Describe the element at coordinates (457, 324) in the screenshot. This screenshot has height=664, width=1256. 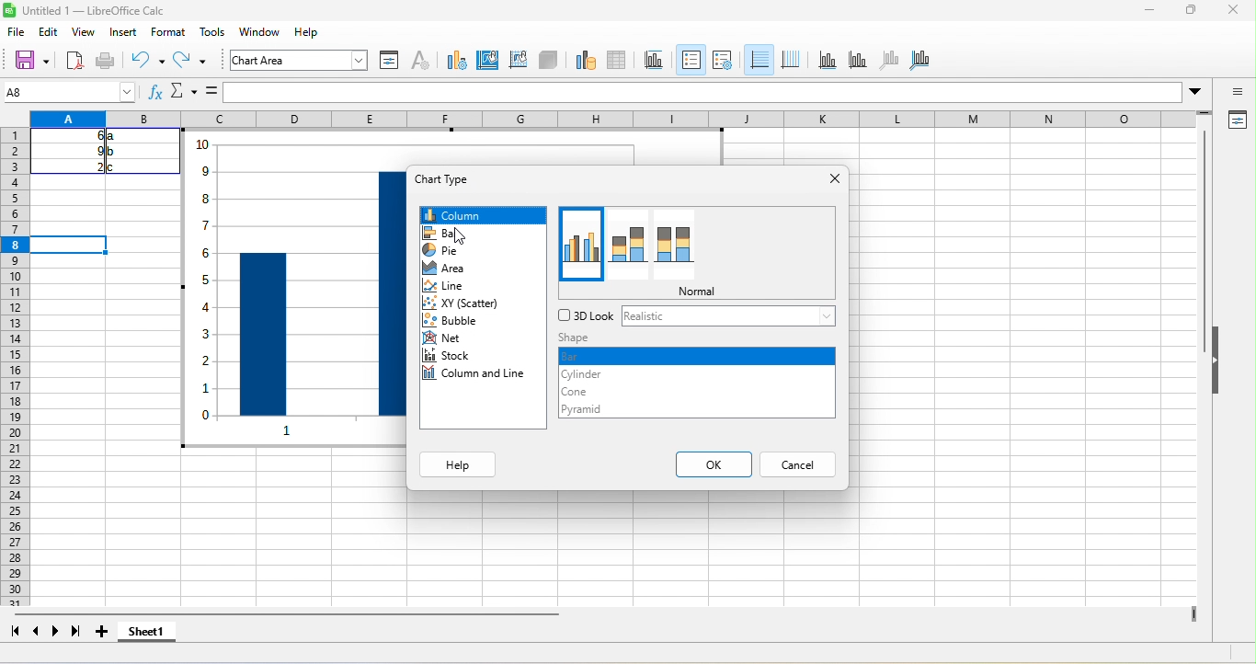
I see `bubble` at that location.